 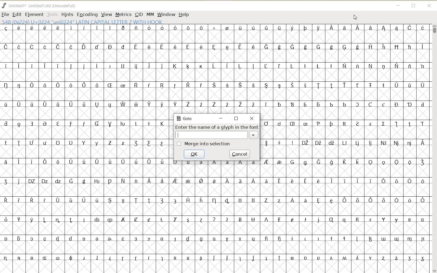 What do you see at coordinates (237, 119) in the screenshot?
I see `restore` at bounding box center [237, 119].